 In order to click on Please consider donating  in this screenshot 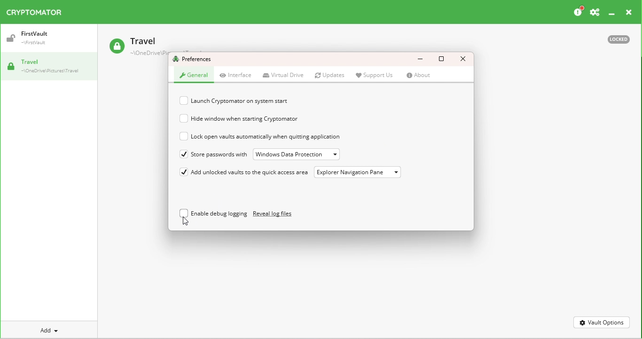, I will do `click(579, 11)`.